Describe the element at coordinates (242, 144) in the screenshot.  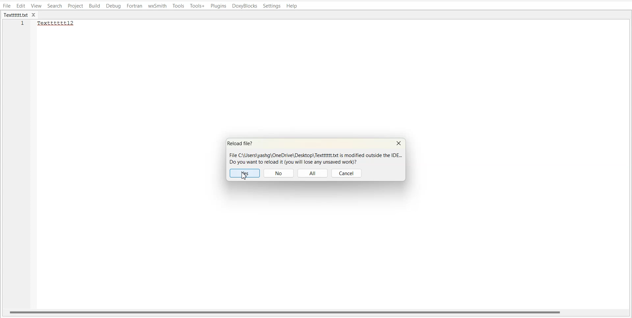
I see `Reload file?` at that location.